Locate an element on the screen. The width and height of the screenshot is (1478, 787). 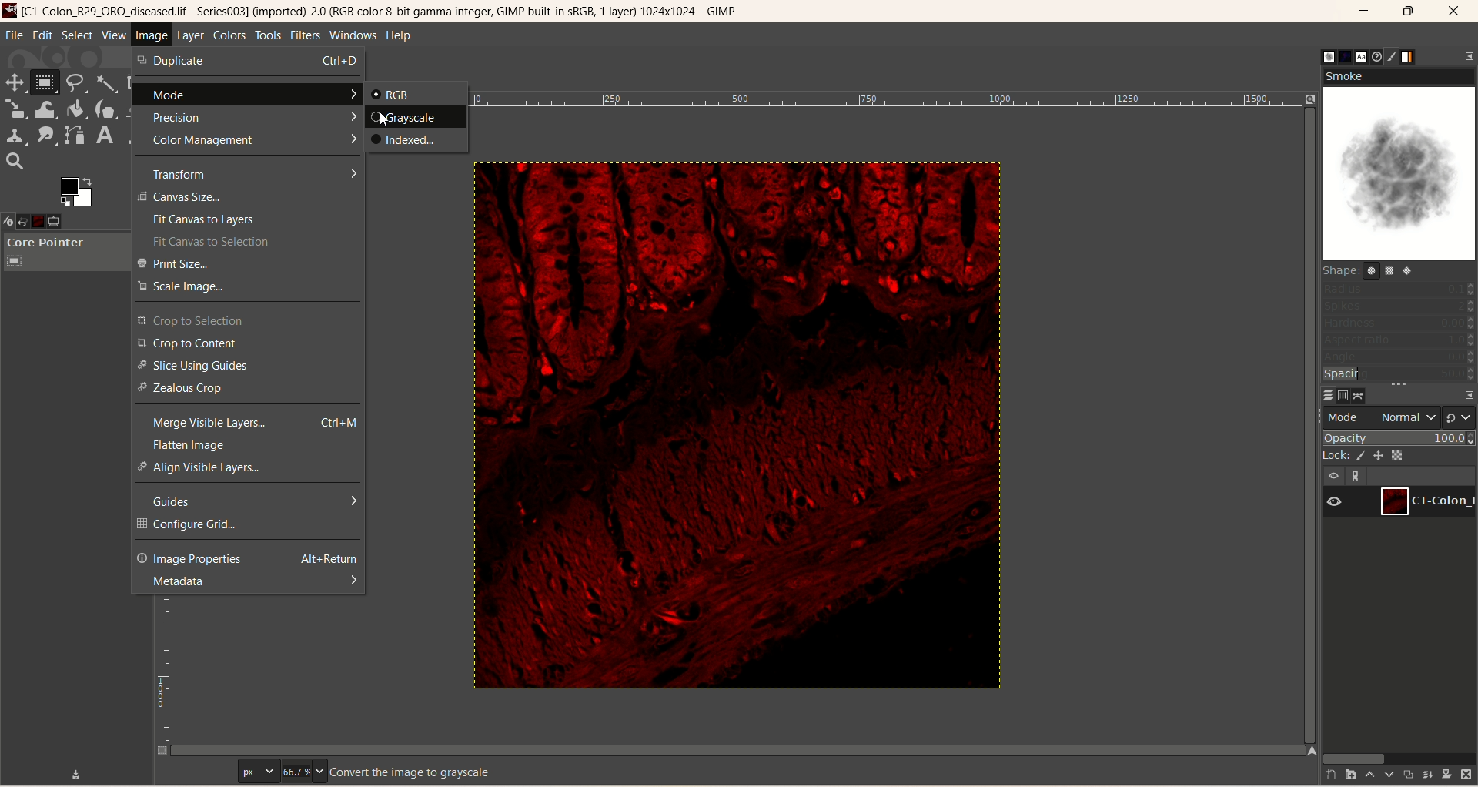
switch to another group of modes is located at coordinates (1460, 417).